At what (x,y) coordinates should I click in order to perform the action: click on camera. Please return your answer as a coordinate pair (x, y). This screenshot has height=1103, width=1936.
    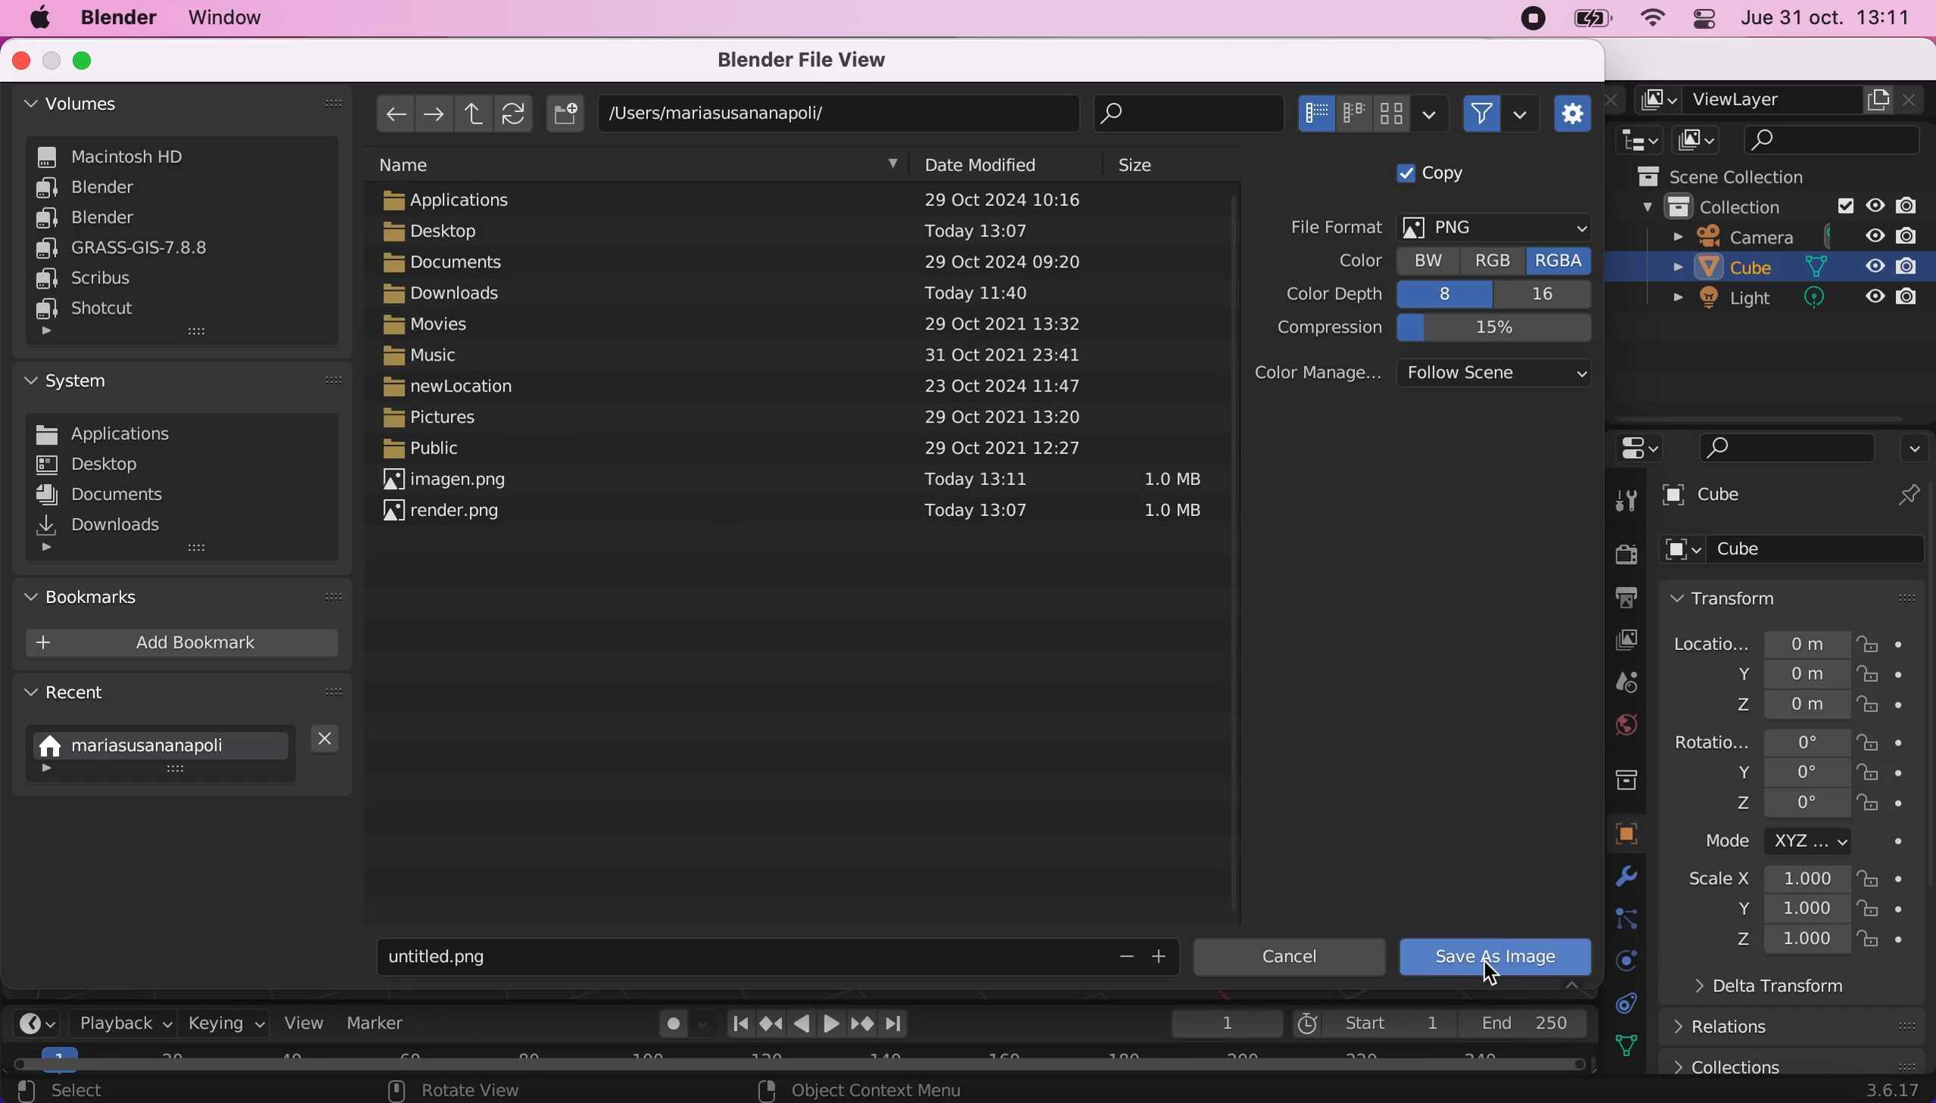
    Looking at the image, I should click on (1794, 235).